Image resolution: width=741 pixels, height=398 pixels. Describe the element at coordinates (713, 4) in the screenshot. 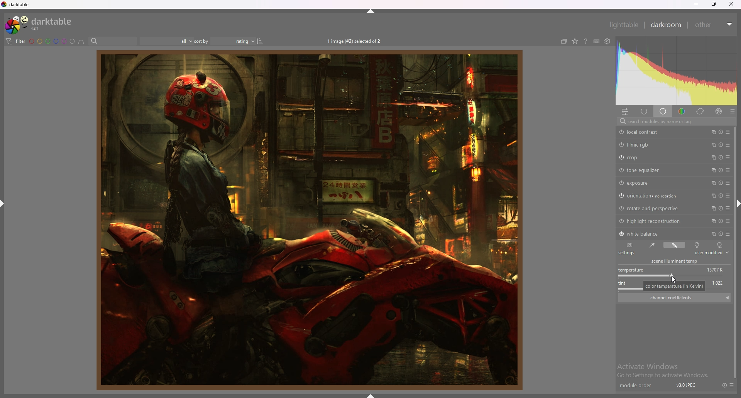

I see `resize` at that location.